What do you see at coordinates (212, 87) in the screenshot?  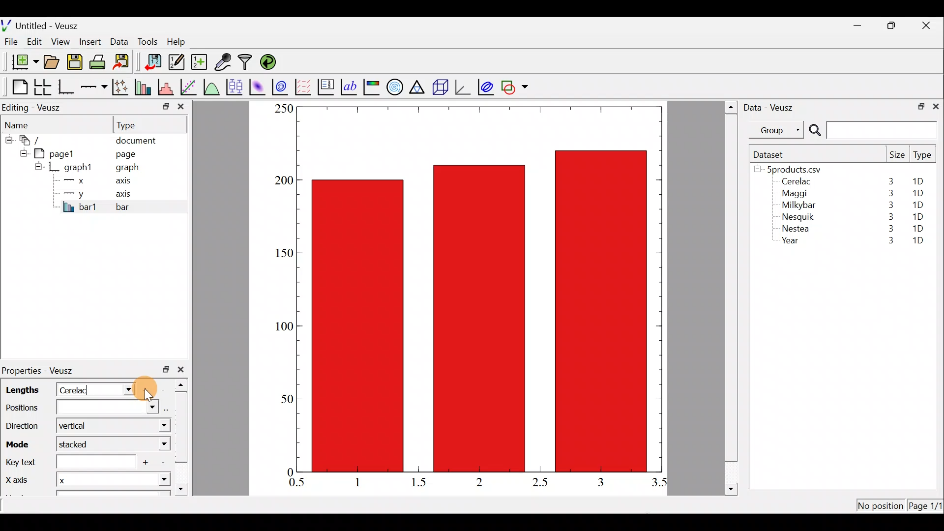 I see `Plot a function` at bounding box center [212, 87].